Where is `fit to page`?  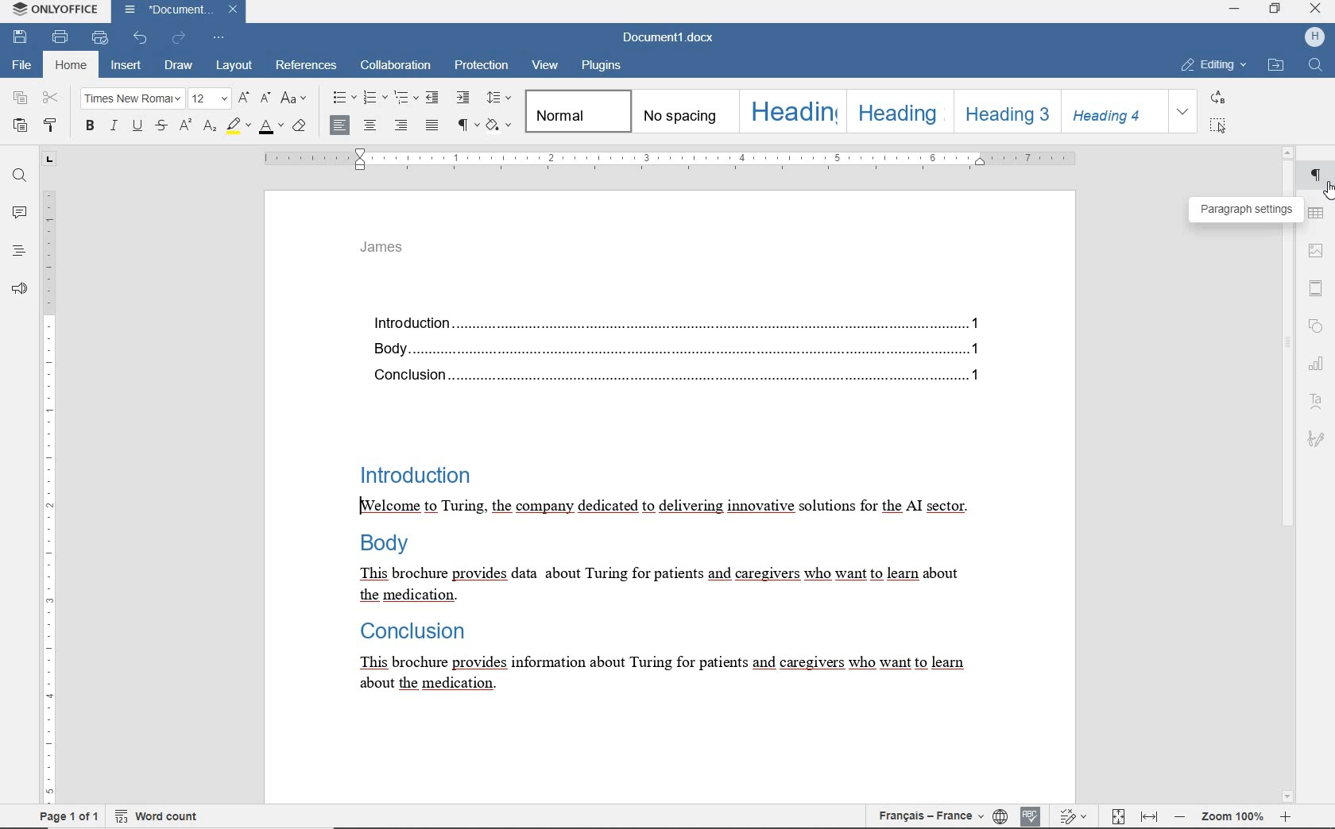 fit to page is located at coordinates (1069, 818).